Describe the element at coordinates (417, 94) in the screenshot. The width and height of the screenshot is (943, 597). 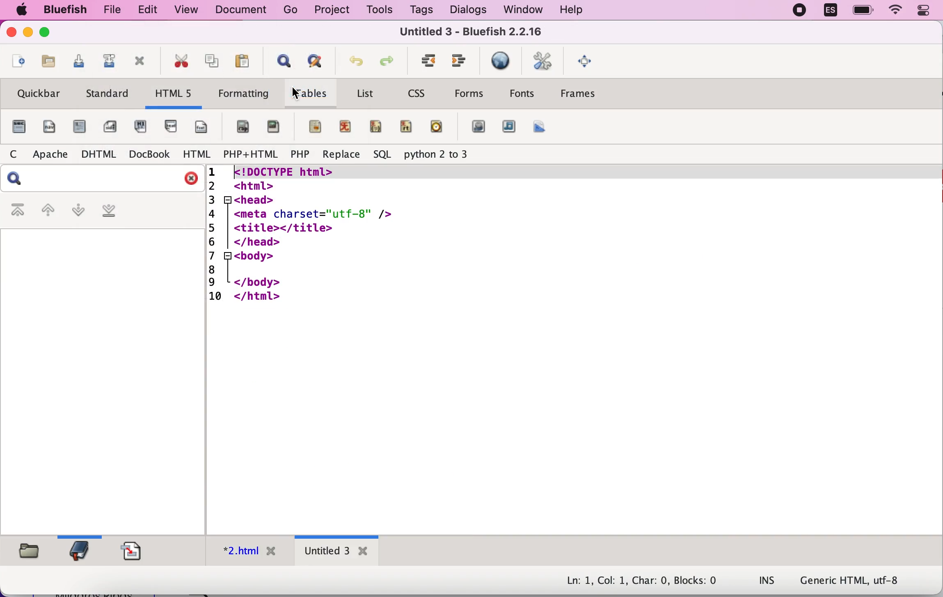
I see `css` at that location.